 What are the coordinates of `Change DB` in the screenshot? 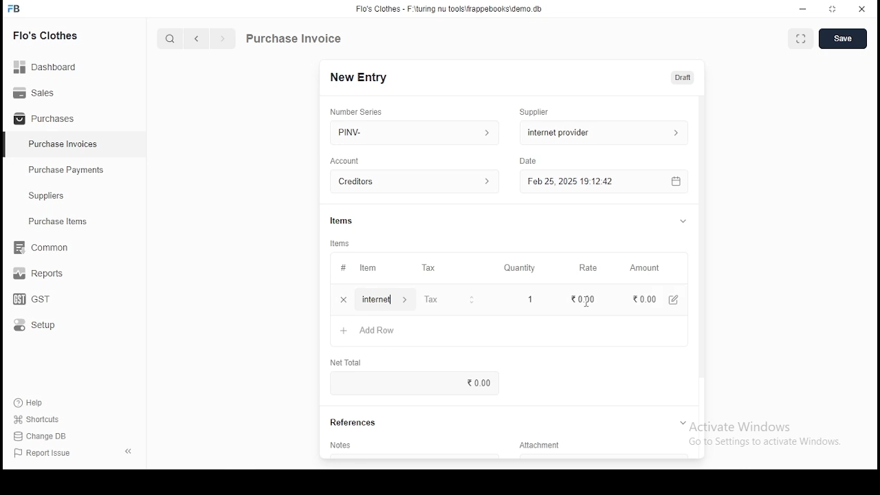 It's located at (45, 437).